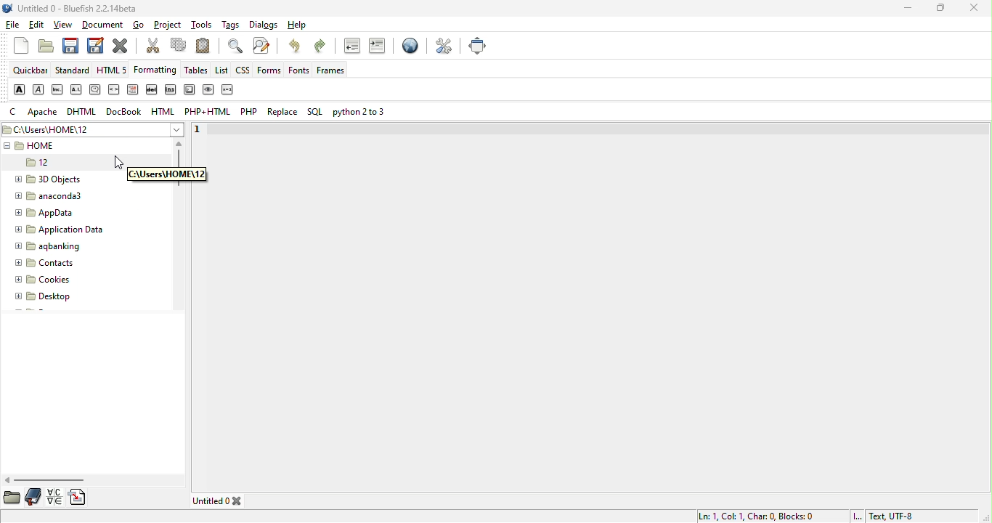  What do you see at coordinates (17, 46) in the screenshot?
I see `new` at bounding box center [17, 46].